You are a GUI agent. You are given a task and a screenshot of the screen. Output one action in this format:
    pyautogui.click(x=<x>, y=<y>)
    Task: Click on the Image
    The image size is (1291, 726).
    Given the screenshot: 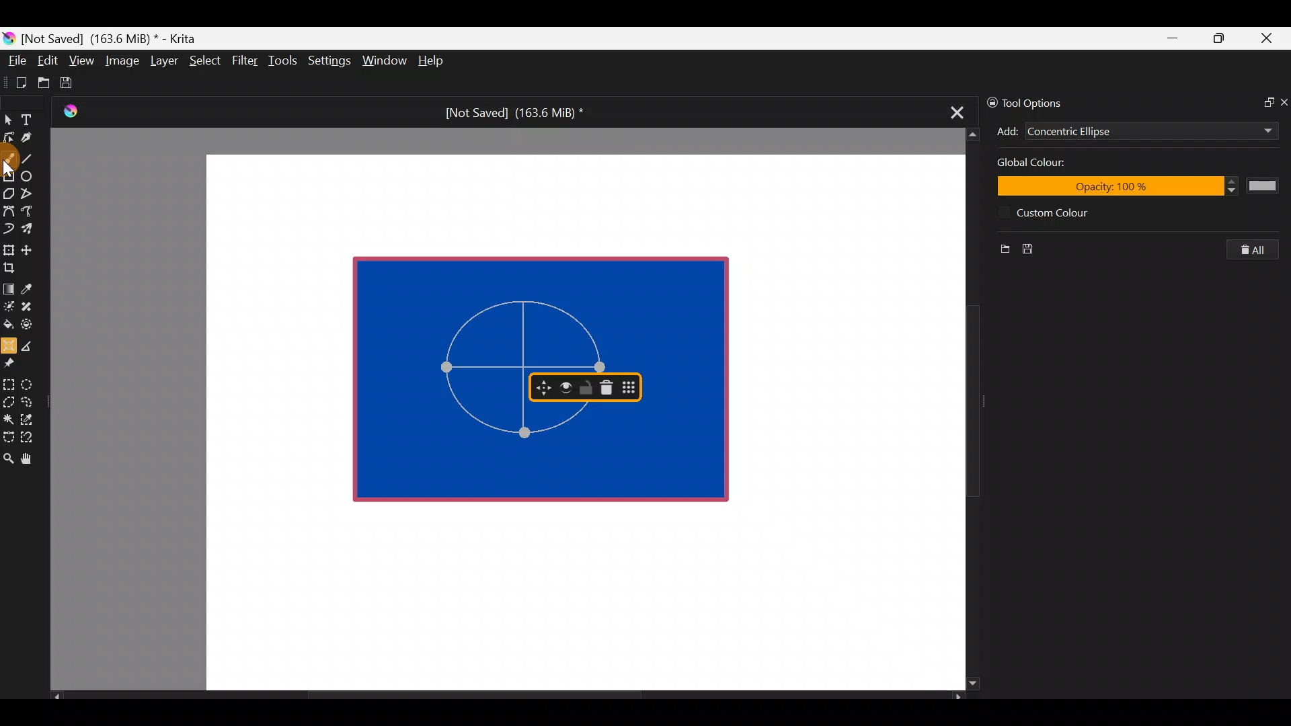 What is the action you would take?
    pyautogui.click(x=122, y=61)
    